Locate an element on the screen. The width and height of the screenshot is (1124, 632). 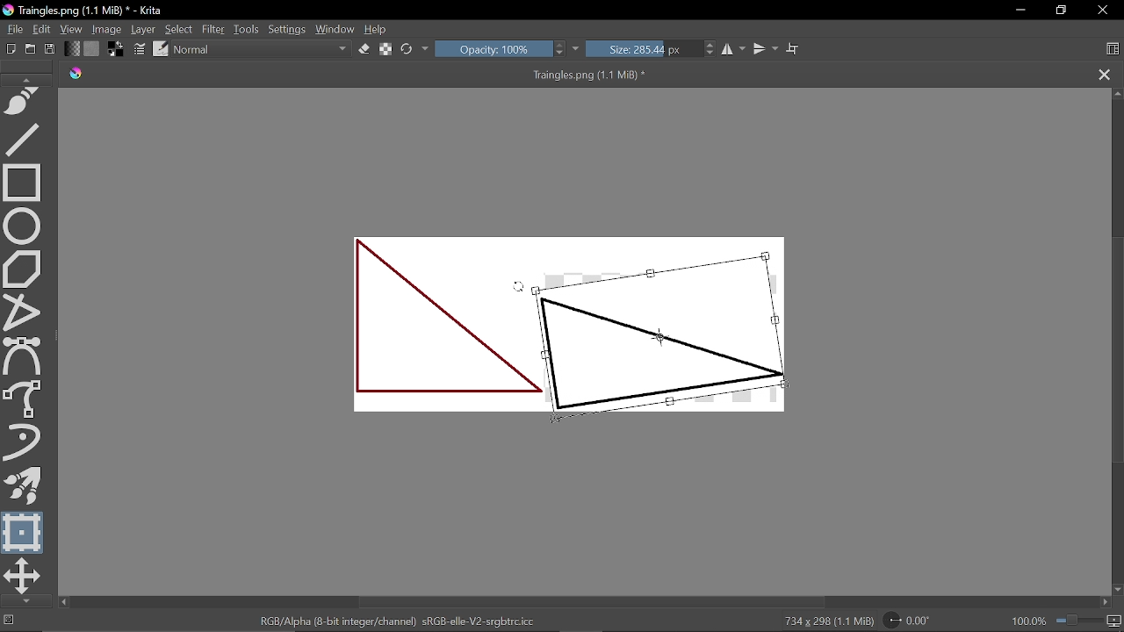
Window is located at coordinates (335, 30).